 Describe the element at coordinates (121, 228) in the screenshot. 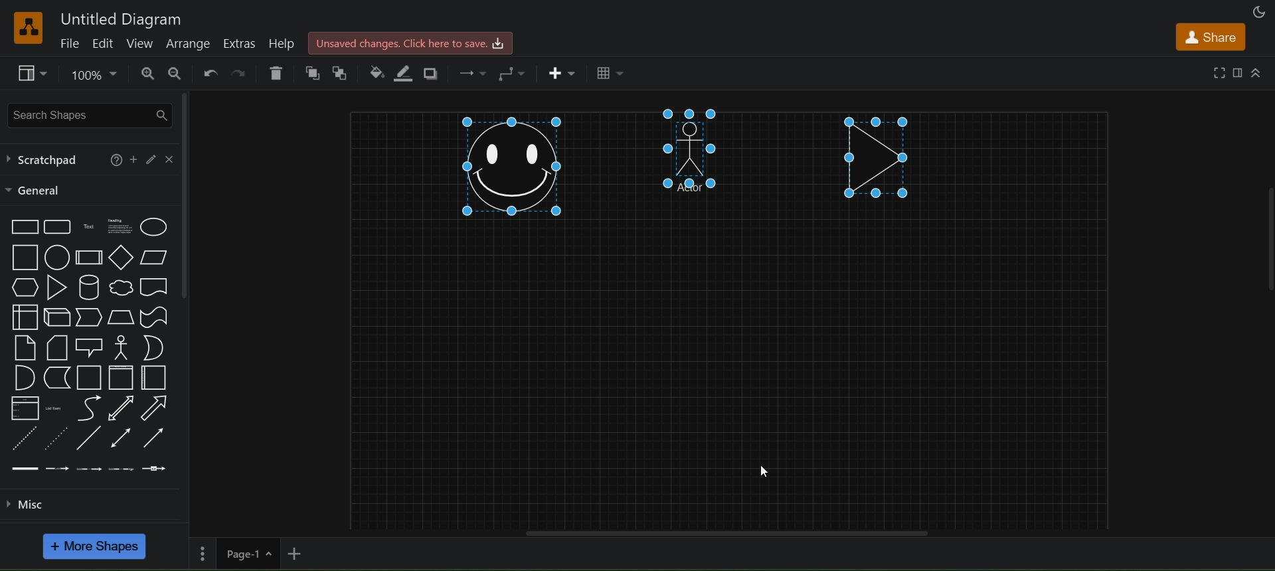

I see `heading` at that location.